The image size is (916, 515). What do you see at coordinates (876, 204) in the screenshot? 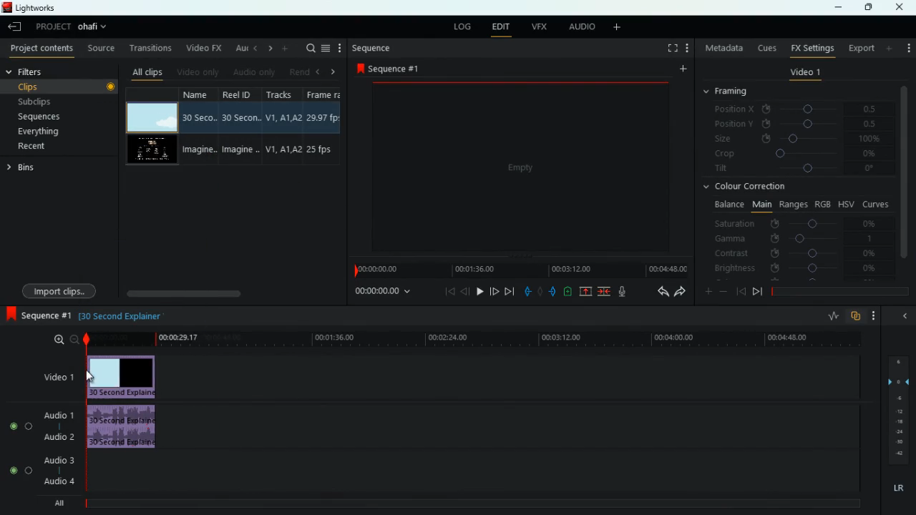
I see `curves` at bounding box center [876, 204].